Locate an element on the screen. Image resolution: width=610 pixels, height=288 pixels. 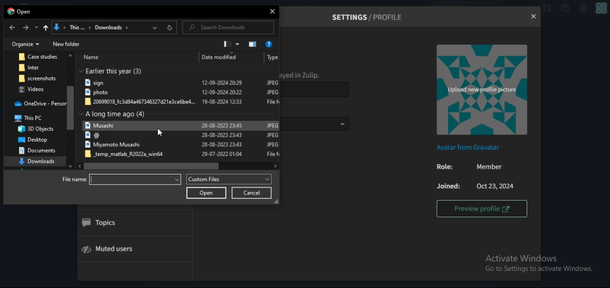
scrollbar is located at coordinates (152, 166).